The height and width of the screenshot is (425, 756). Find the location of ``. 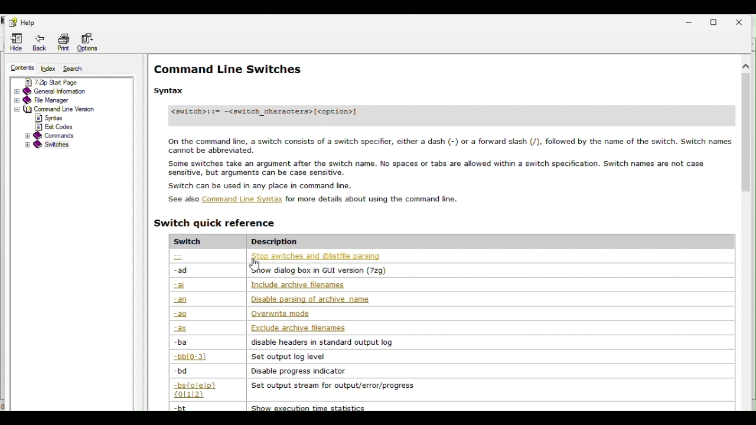

 is located at coordinates (54, 118).